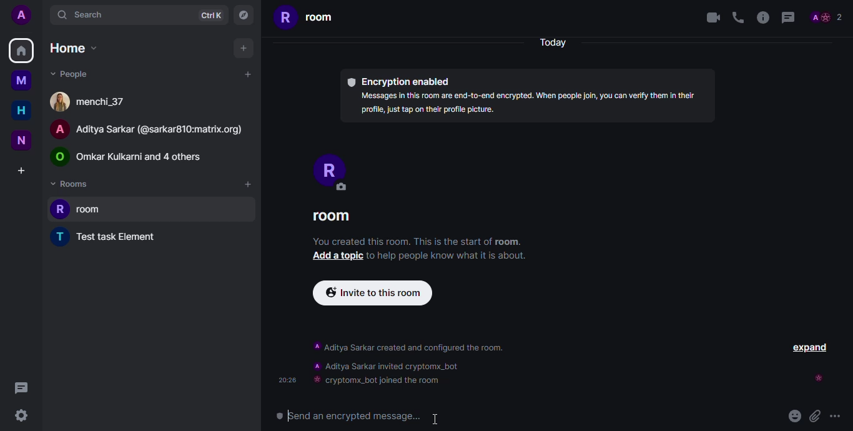 The width and height of the screenshot is (853, 431). What do you see at coordinates (307, 21) in the screenshot?
I see `R room` at bounding box center [307, 21].